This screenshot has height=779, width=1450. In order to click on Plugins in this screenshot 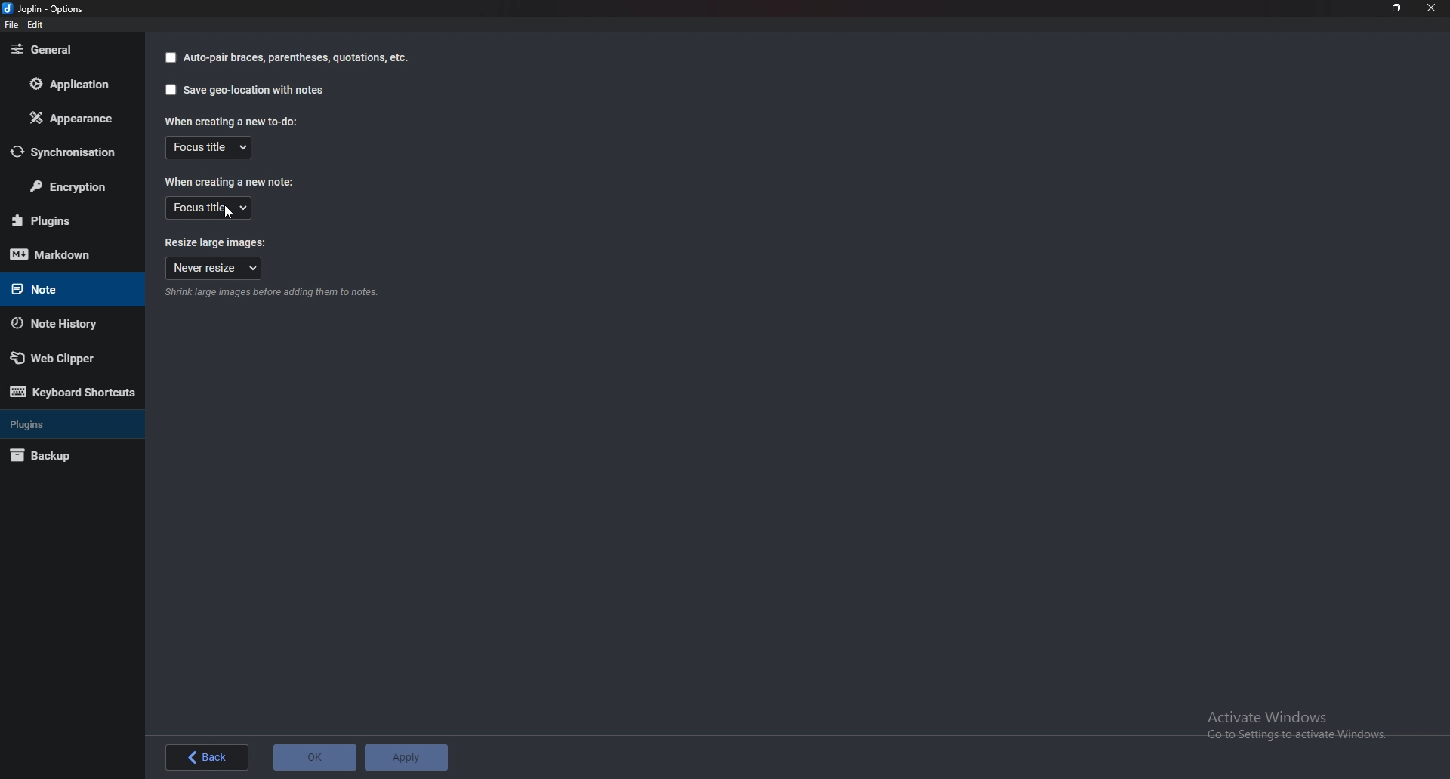, I will do `click(63, 220)`.